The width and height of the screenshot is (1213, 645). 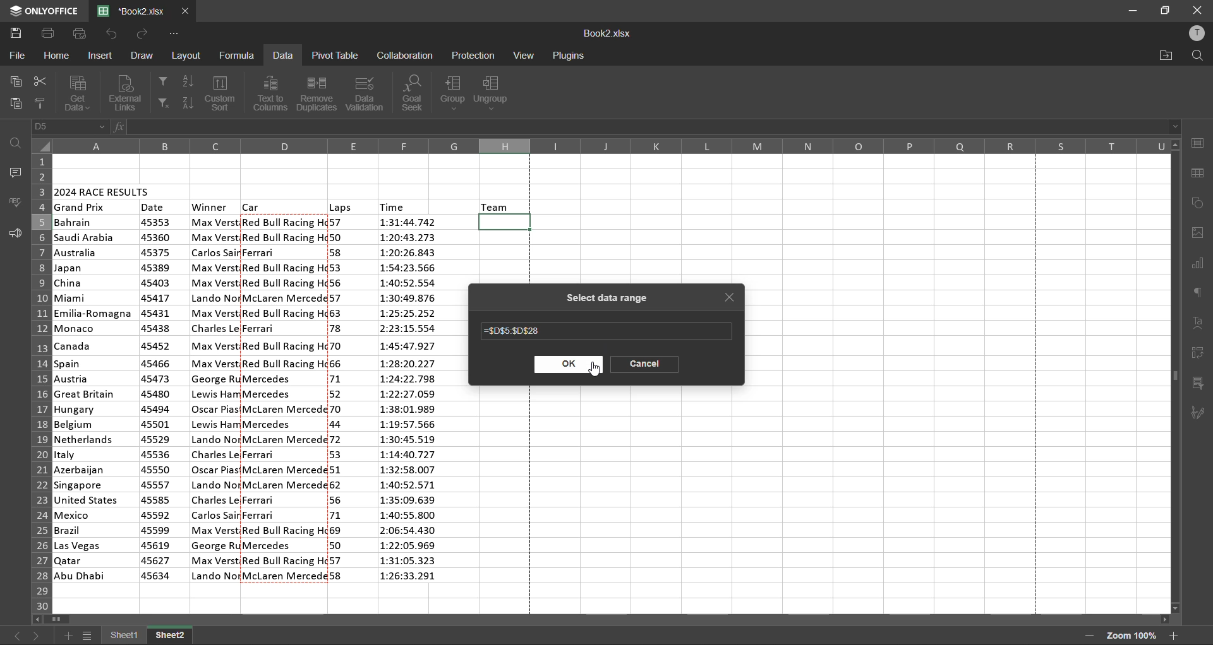 What do you see at coordinates (49, 33) in the screenshot?
I see `print` at bounding box center [49, 33].